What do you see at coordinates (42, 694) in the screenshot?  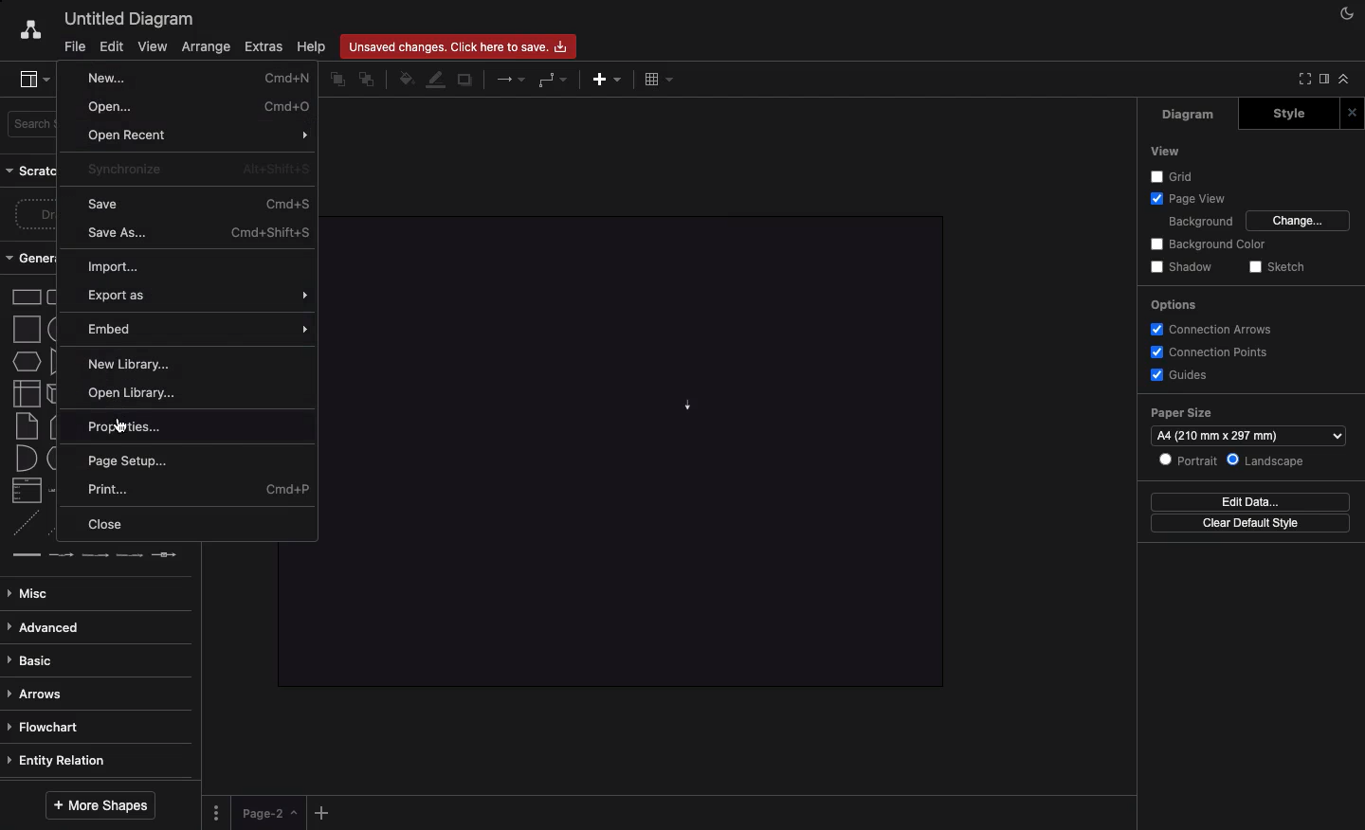 I see `Arrows` at bounding box center [42, 694].